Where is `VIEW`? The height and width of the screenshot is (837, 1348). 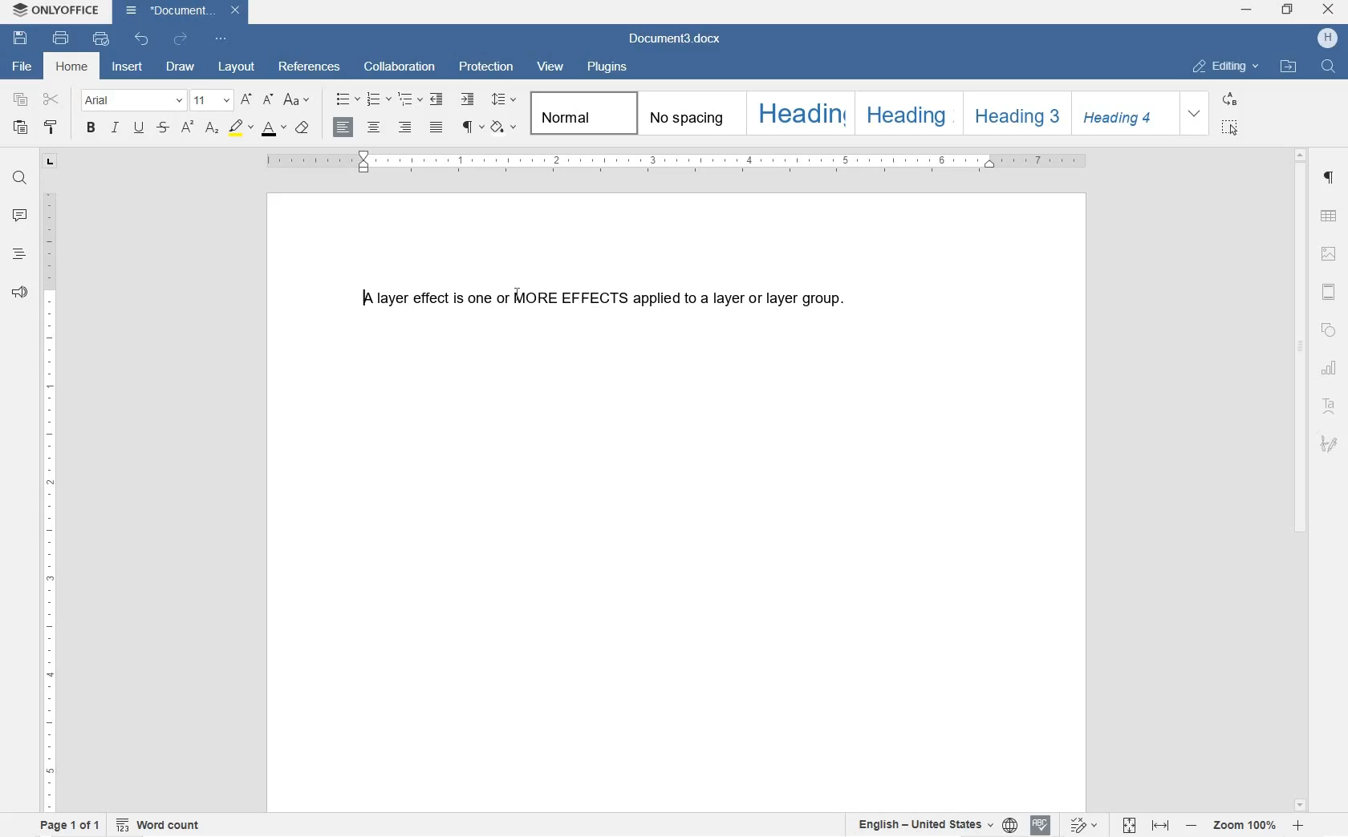 VIEW is located at coordinates (550, 67).